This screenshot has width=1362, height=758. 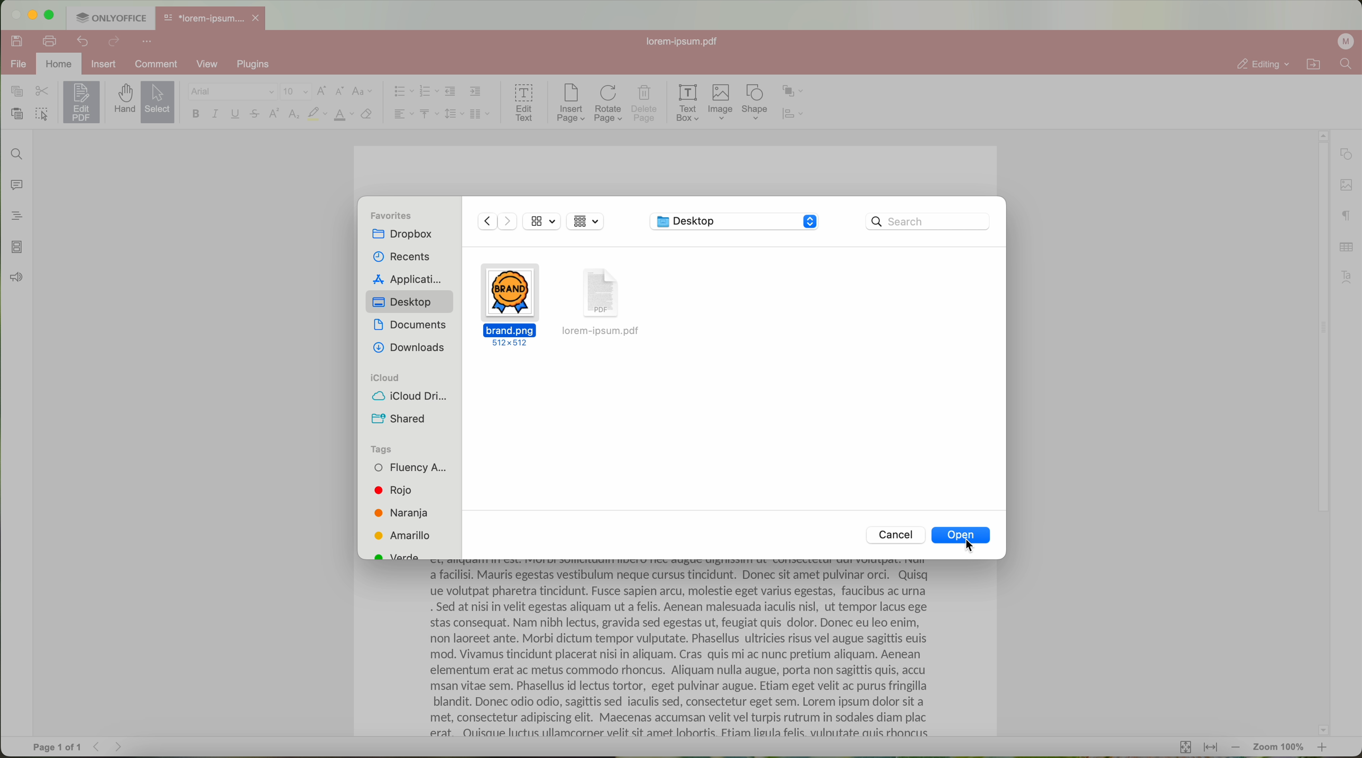 What do you see at coordinates (401, 512) in the screenshot?
I see `Naranja` at bounding box center [401, 512].